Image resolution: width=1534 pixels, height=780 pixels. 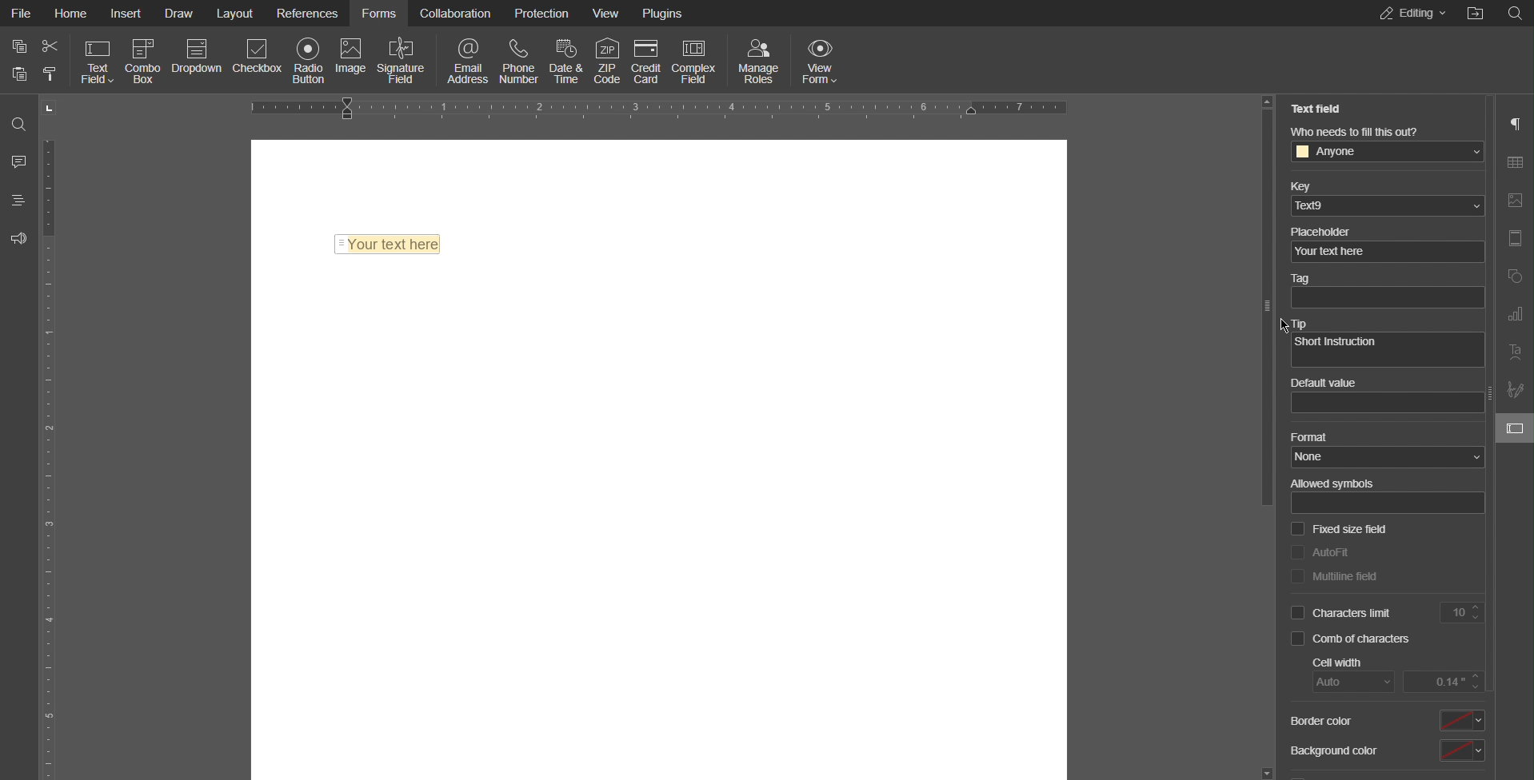 What do you see at coordinates (1291, 332) in the screenshot?
I see `cursor` at bounding box center [1291, 332].